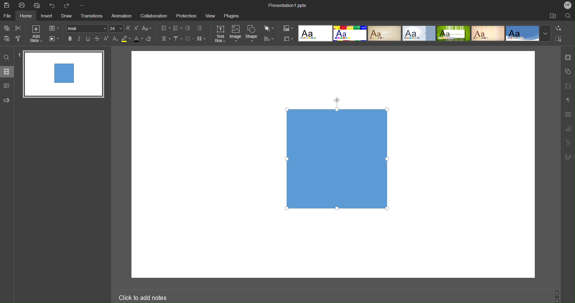 This screenshot has height=303, width=575. Describe the element at coordinates (568, 130) in the screenshot. I see `Graph` at that location.